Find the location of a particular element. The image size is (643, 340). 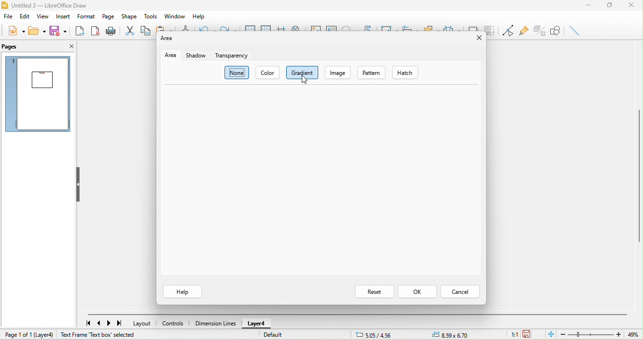

format is located at coordinates (85, 16).